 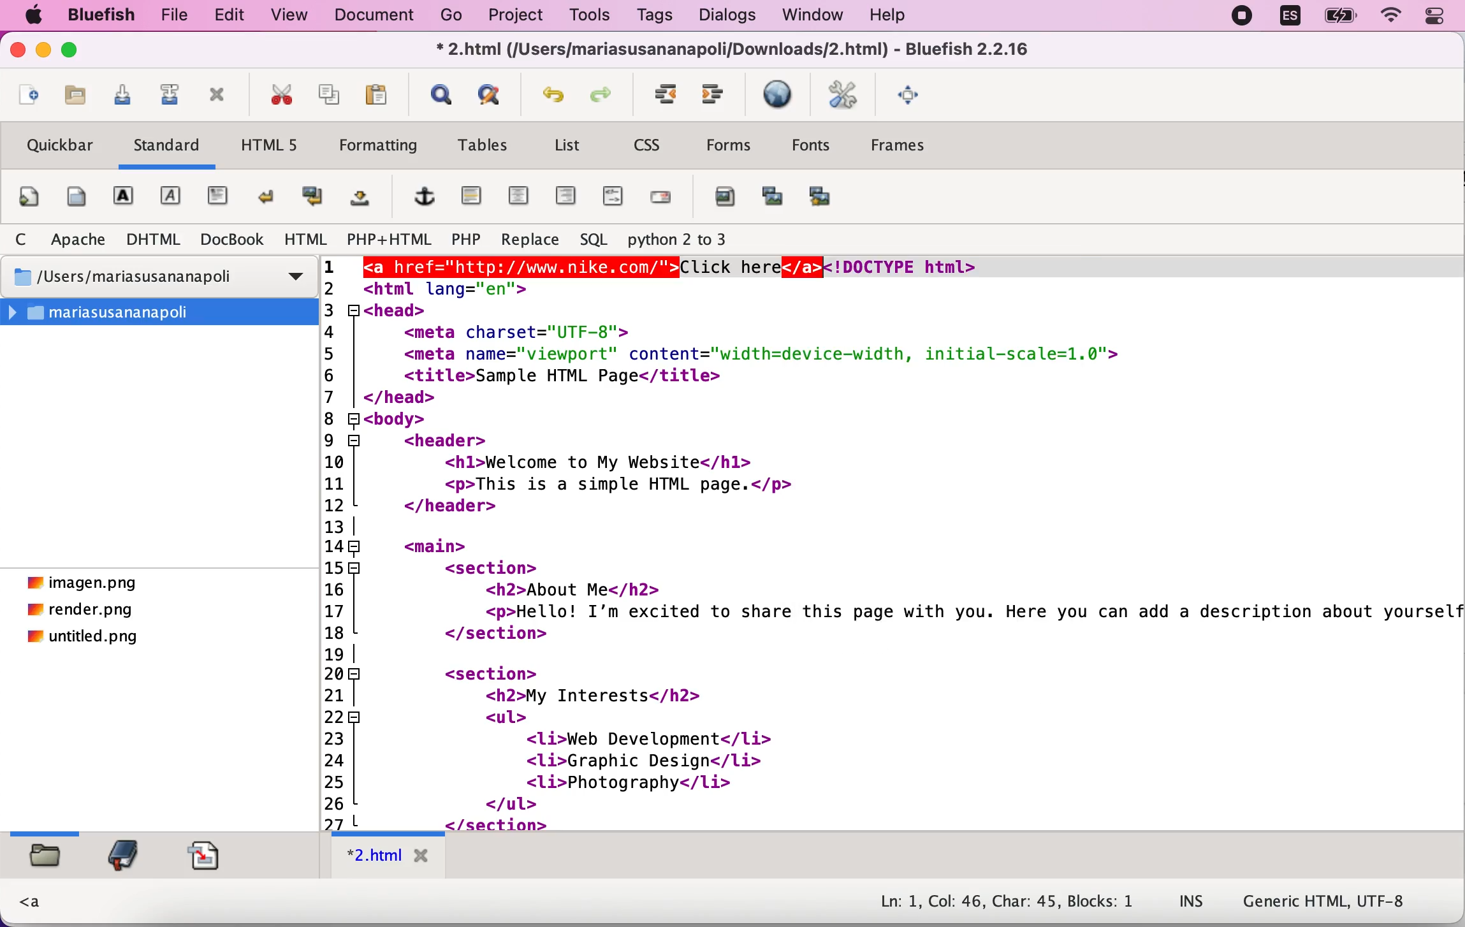 What do you see at coordinates (842, 98) in the screenshot?
I see `edit preferences` at bounding box center [842, 98].